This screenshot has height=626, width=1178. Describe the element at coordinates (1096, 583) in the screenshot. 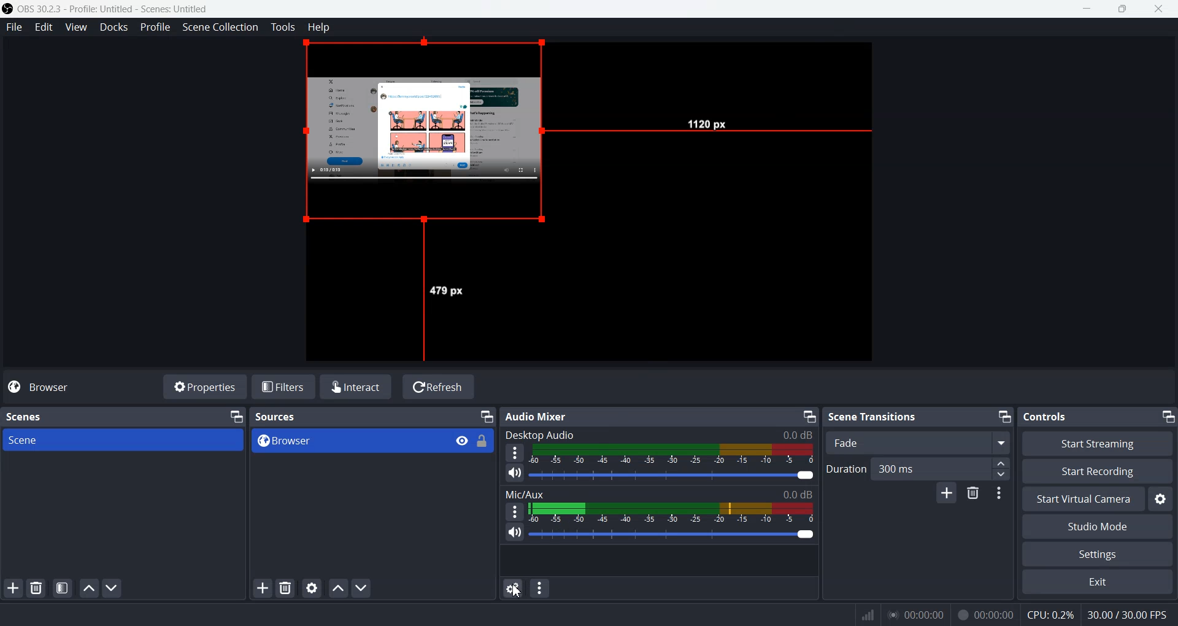

I see `Exit` at that location.